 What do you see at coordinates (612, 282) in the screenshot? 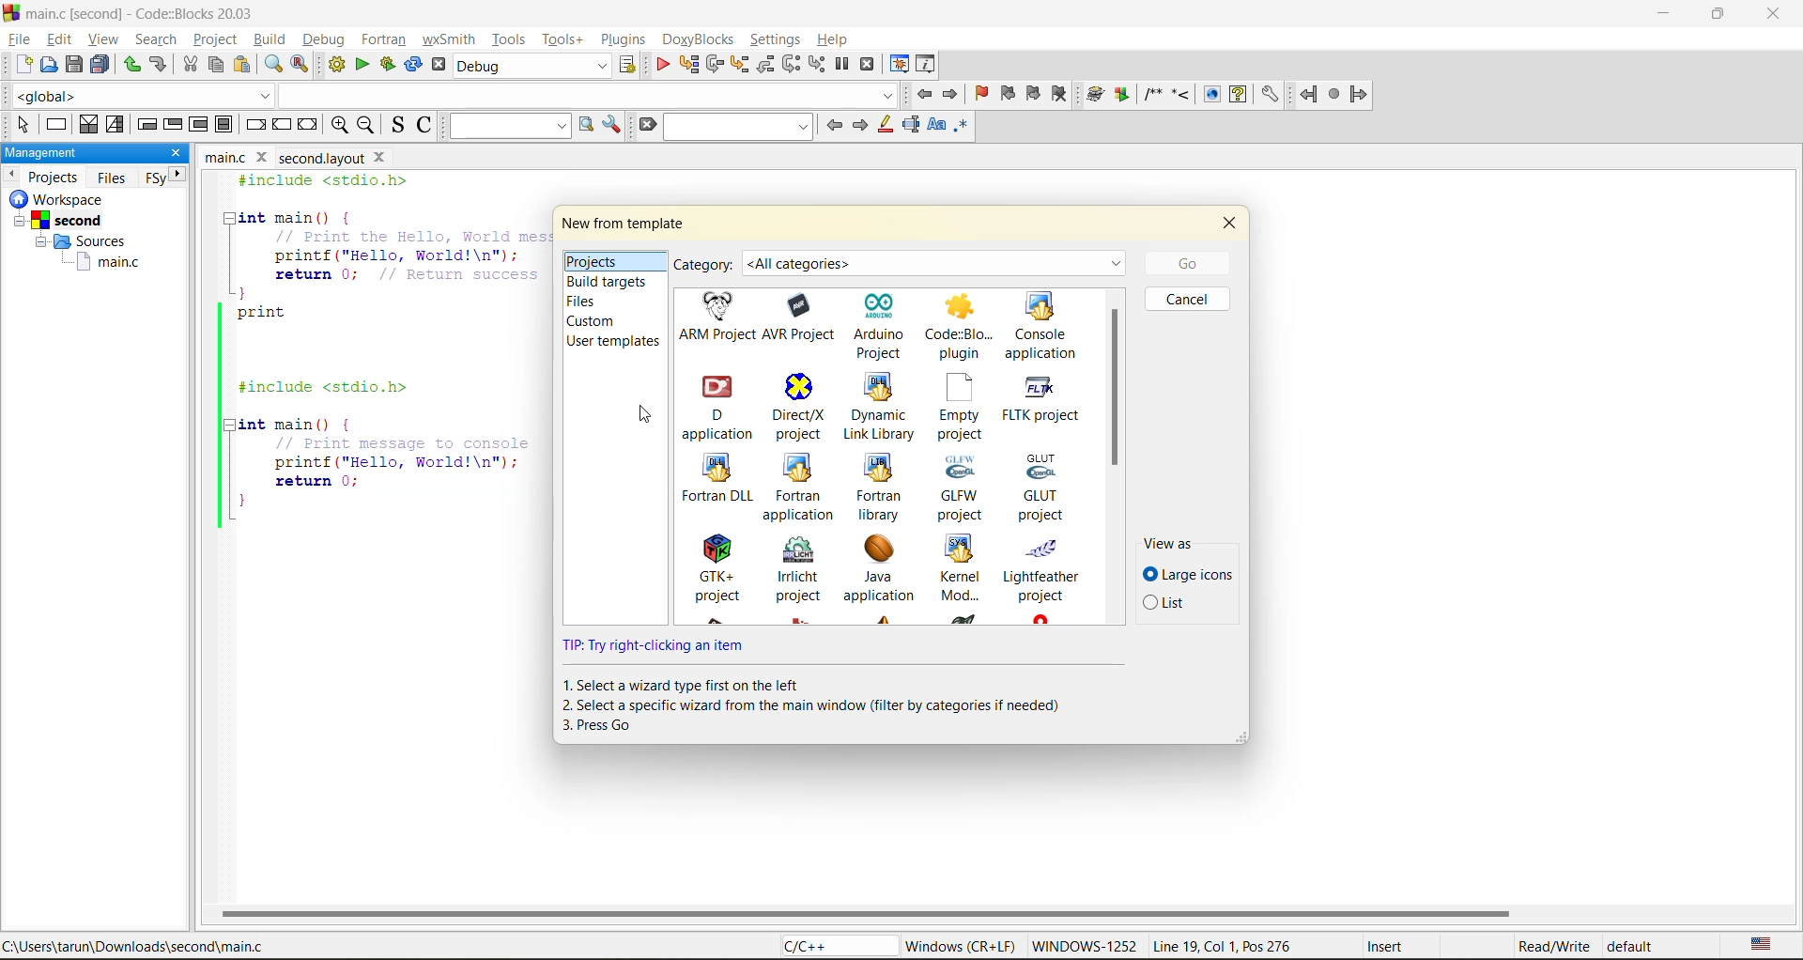
I see `build targets` at bounding box center [612, 282].